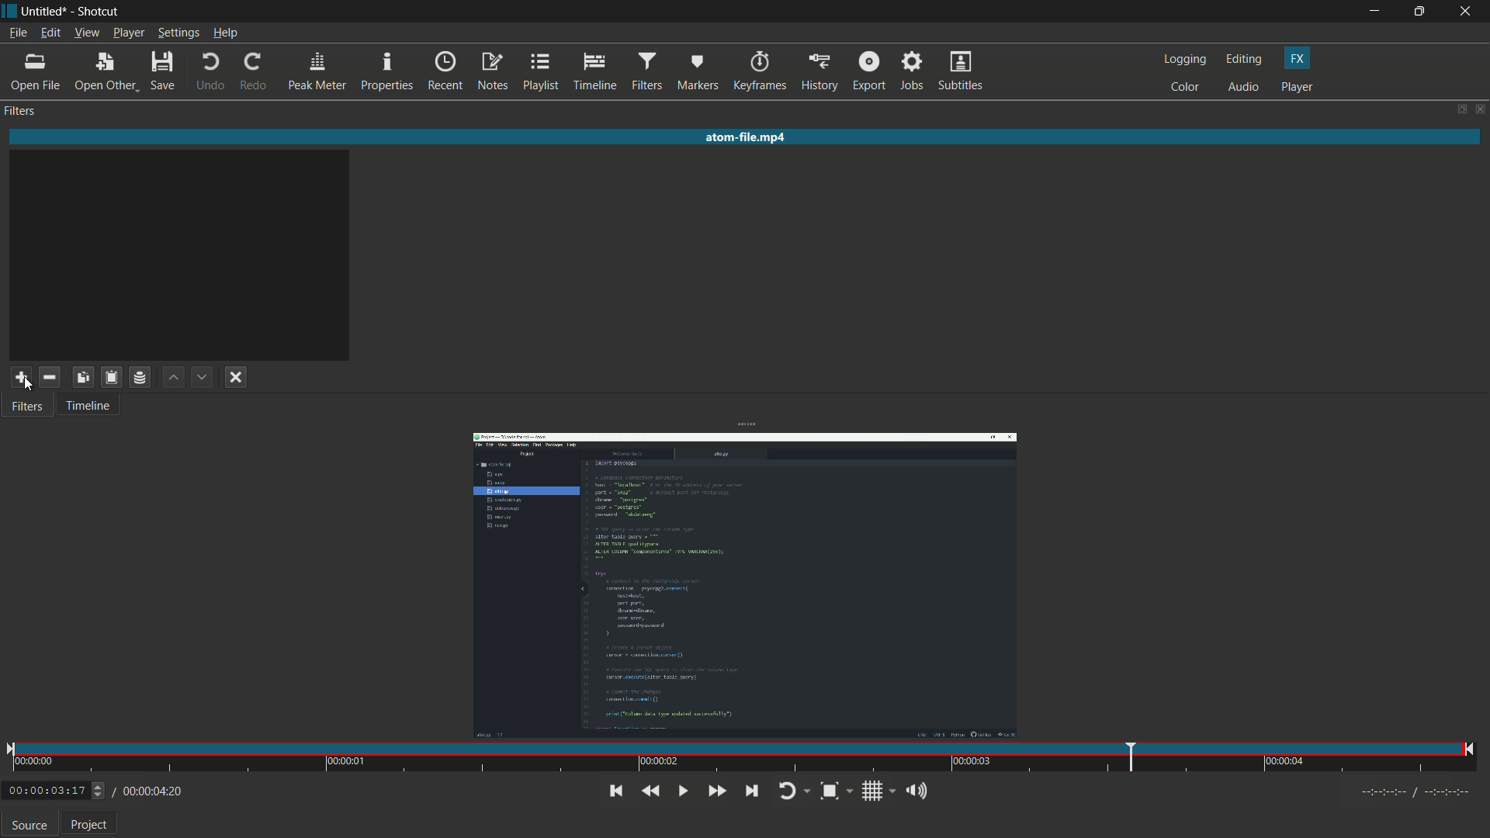 The width and height of the screenshot is (1490, 838). I want to click on Timecodes, so click(1417, 795).